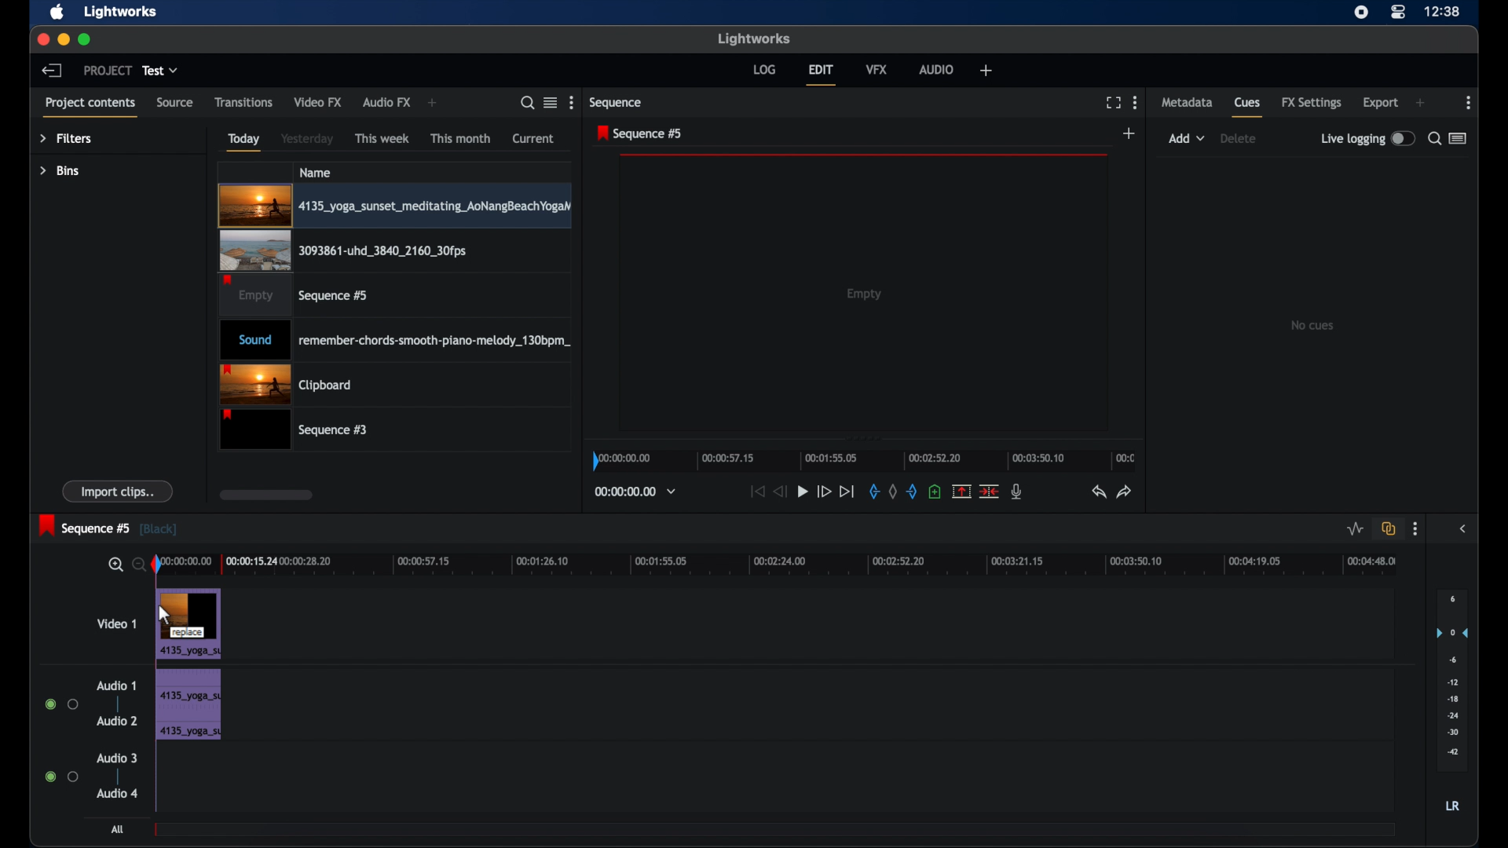 The width and height of the screenshot is (1508, 848). Describe the element at coordinates (1125, 492) in the screenshot. I see `redo` at that location.